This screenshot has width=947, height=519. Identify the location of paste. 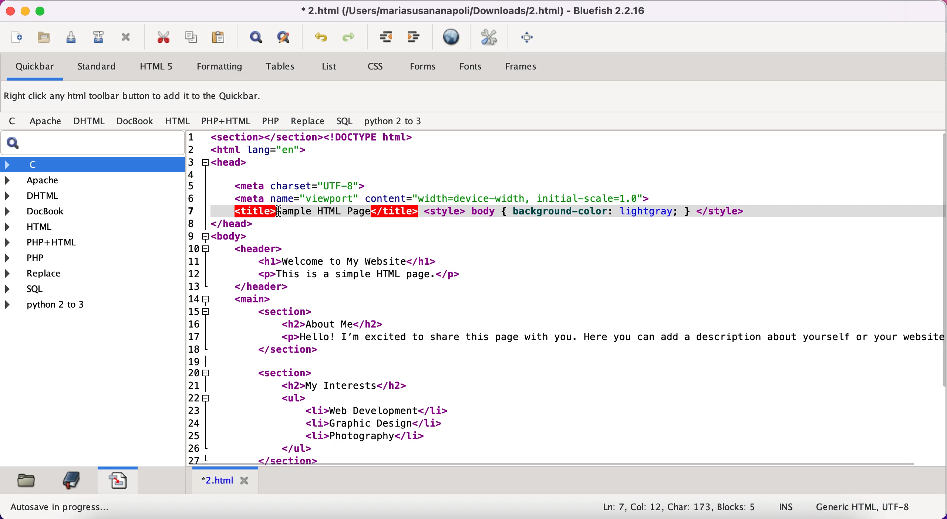
(221, 37).